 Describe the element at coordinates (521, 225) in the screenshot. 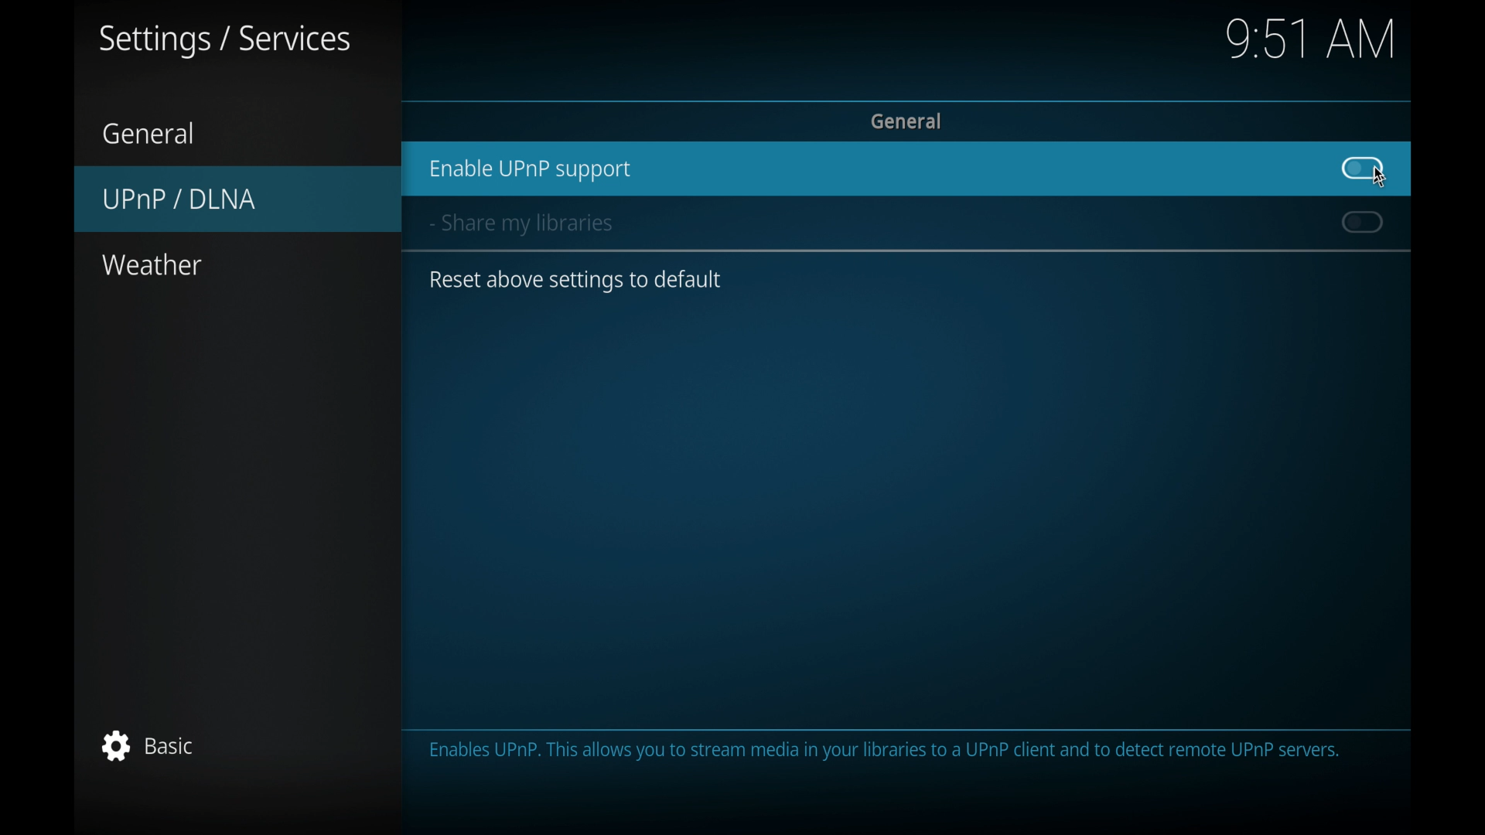

I see `share my libraries` at that location.